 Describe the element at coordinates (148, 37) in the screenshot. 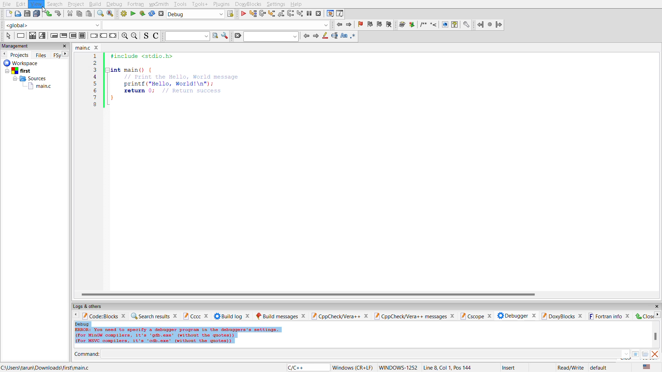

I see `toggle source` at that location.